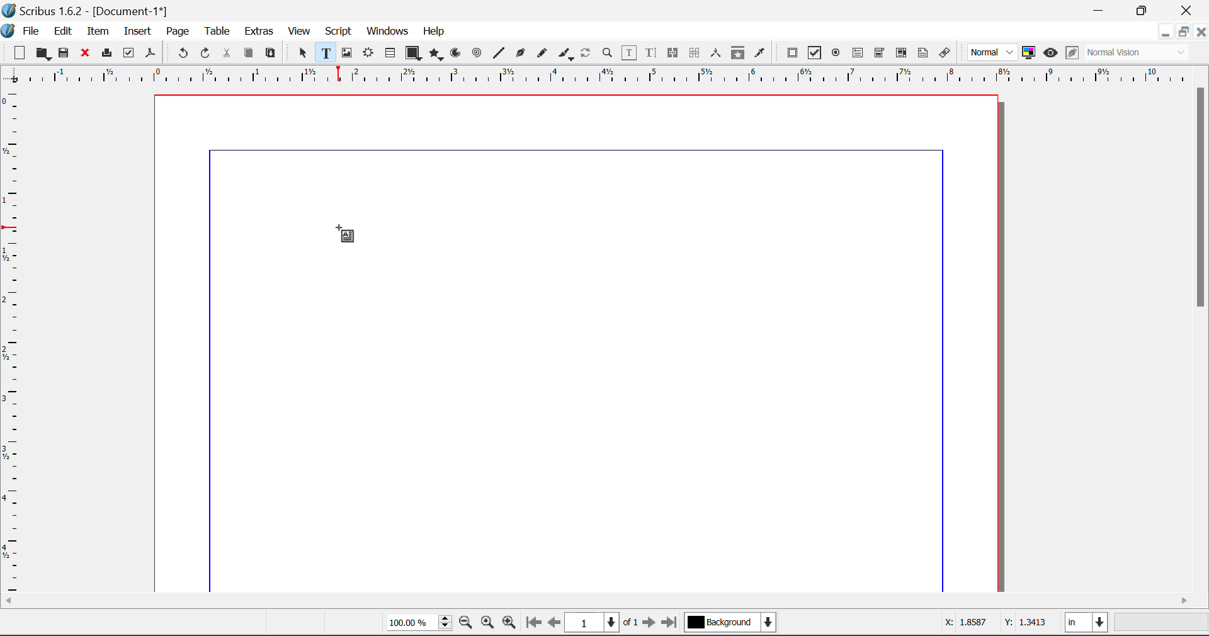 The height and width of the screenshot is (636, 1209). I want to click on Pdf Checkbox, so click(815, 53).